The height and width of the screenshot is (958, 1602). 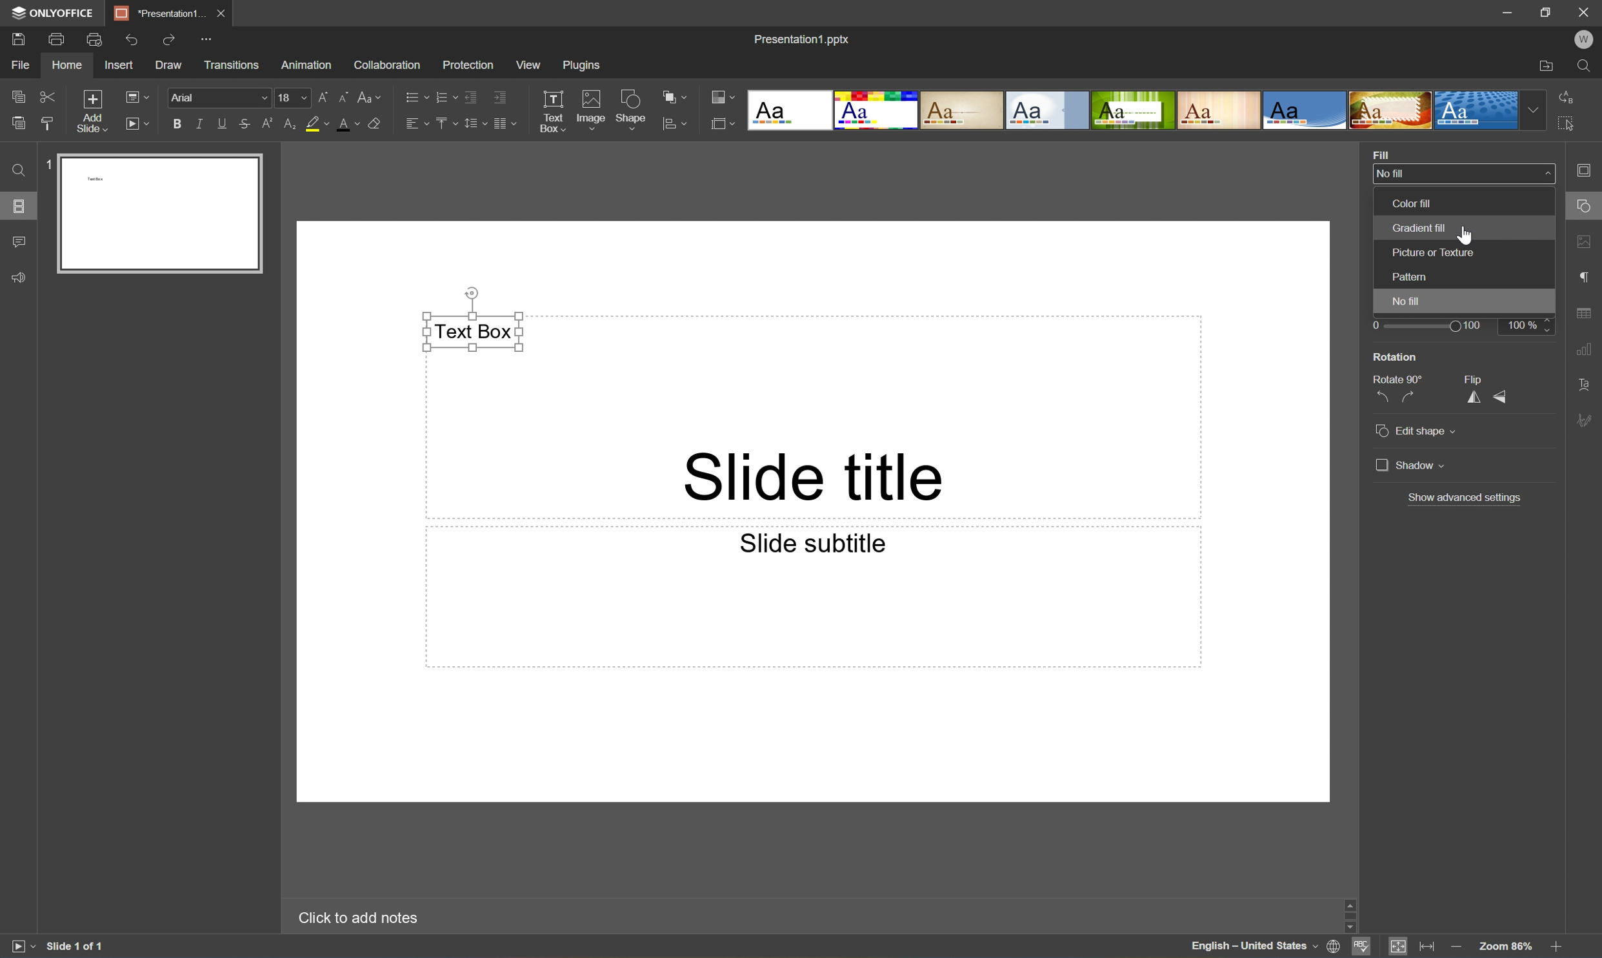 I want to click on Change color theme, so click(x=720, y=94).